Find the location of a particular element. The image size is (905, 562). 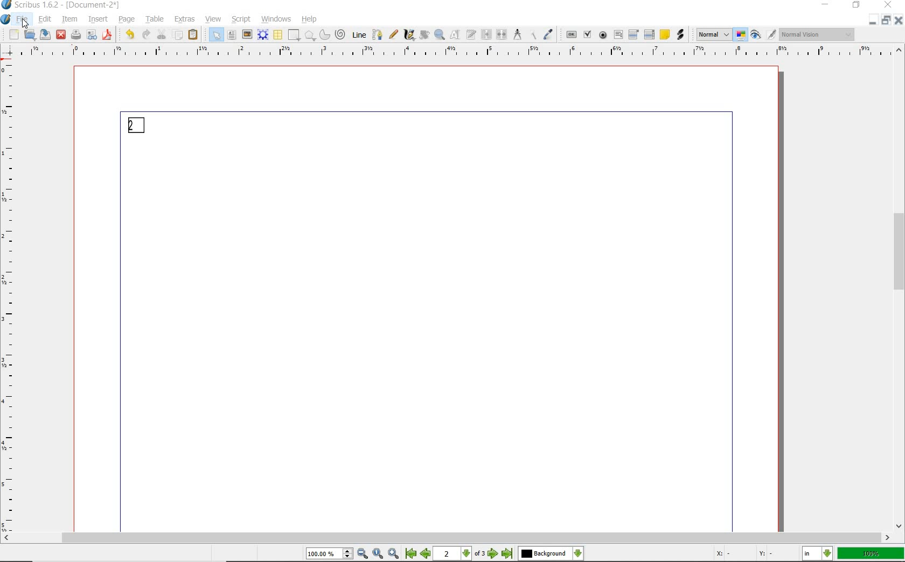

edit text with story editor is located at coordinates (471, 34).